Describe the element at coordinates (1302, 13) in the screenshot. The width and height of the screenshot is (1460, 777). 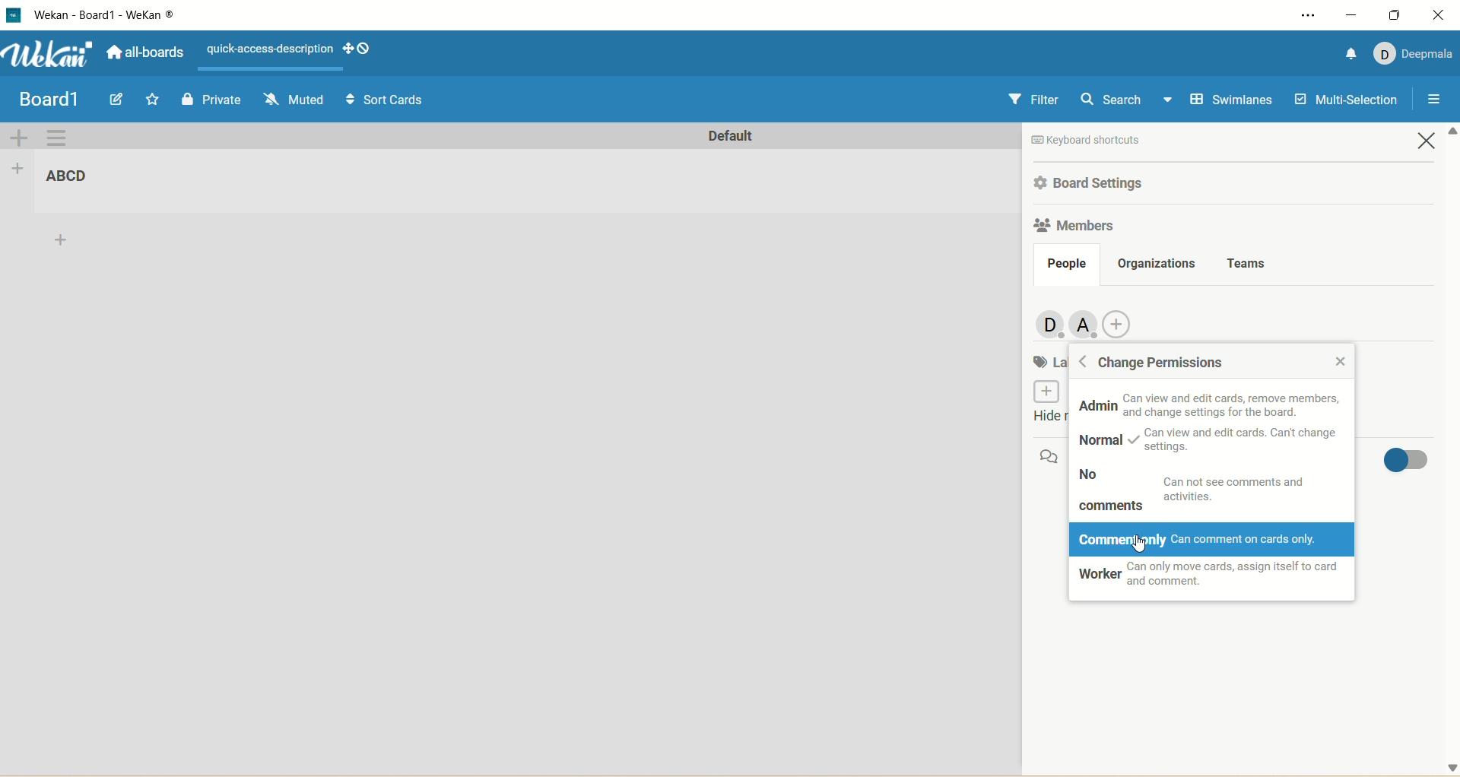
I see `setting and more` at that location.